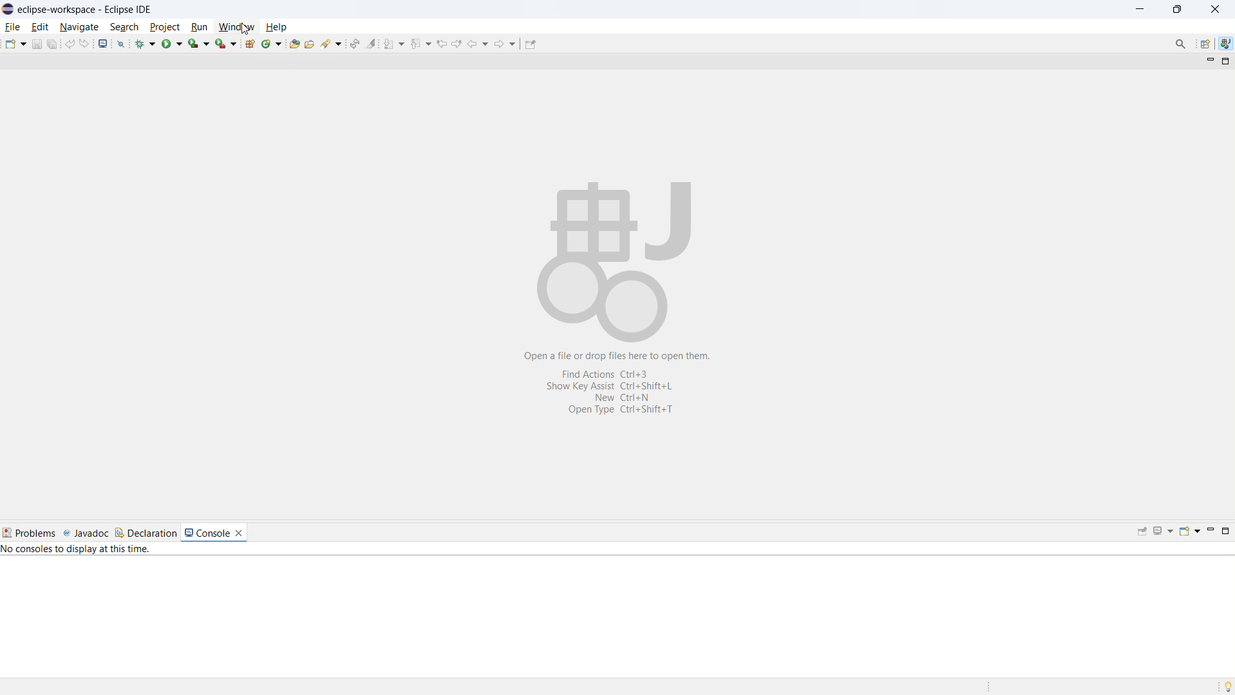 This screenshot has width=1235, height=695. Describe the element at coordinates (1216, 8) in the screenshot. I see `close` at that location.